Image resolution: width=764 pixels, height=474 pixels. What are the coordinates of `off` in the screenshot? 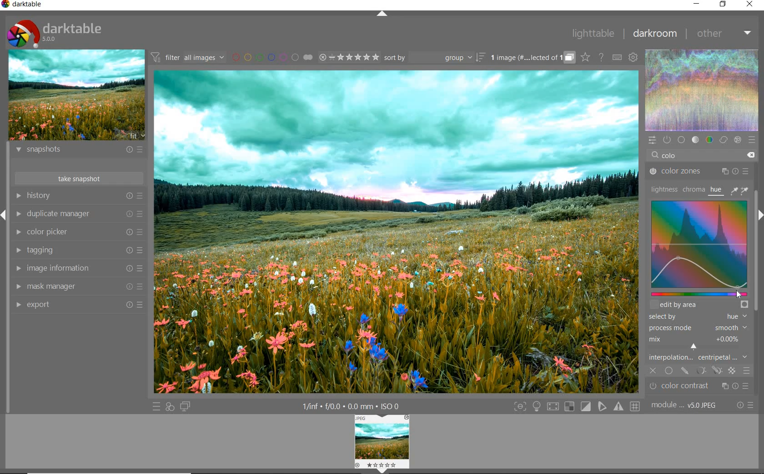 It's located at (653, 370).